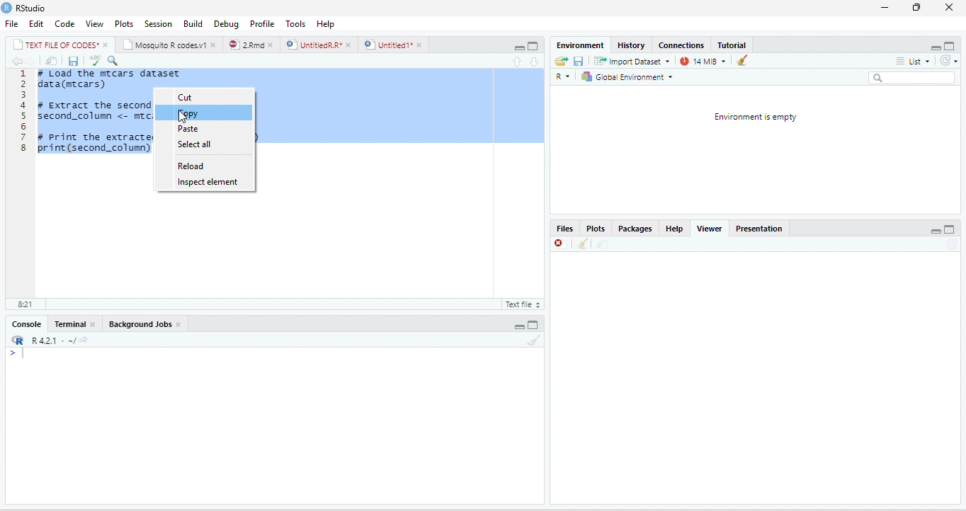  Describe the element at coordinates (115, 60) in the screenshot. I see `serach` at that location.